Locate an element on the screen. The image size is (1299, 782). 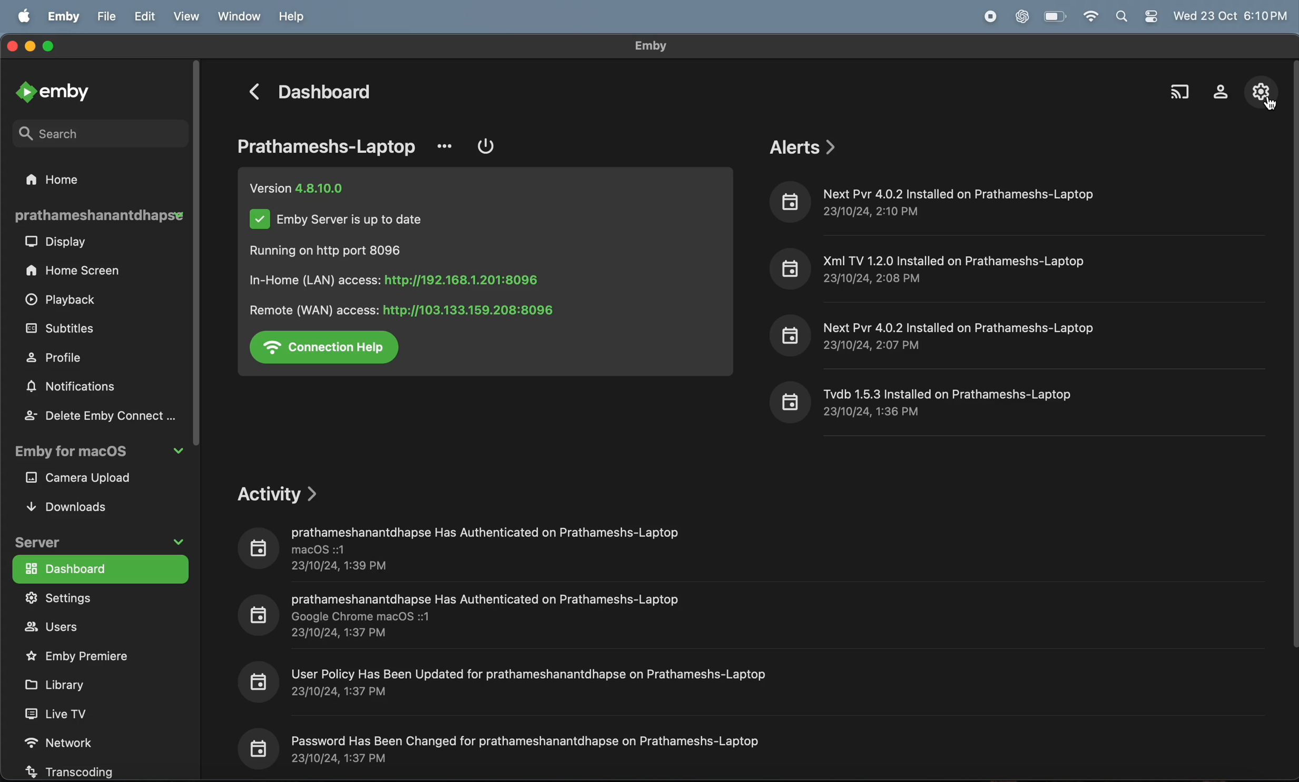
profile is located at coordinates (70, 355).